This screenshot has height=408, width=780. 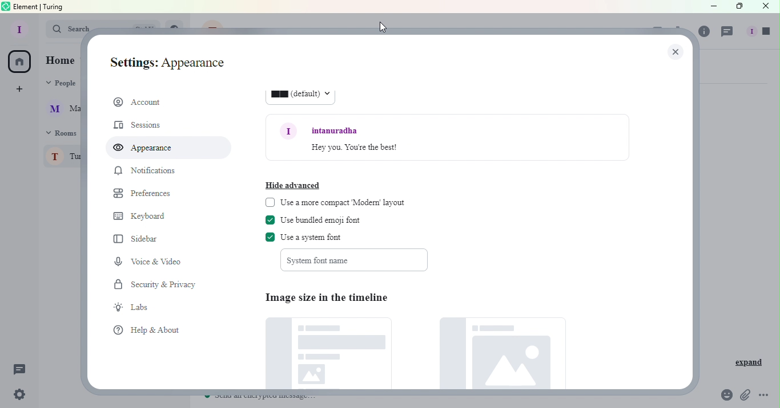 I want to click on Attachment, so click(x=746, y=396).